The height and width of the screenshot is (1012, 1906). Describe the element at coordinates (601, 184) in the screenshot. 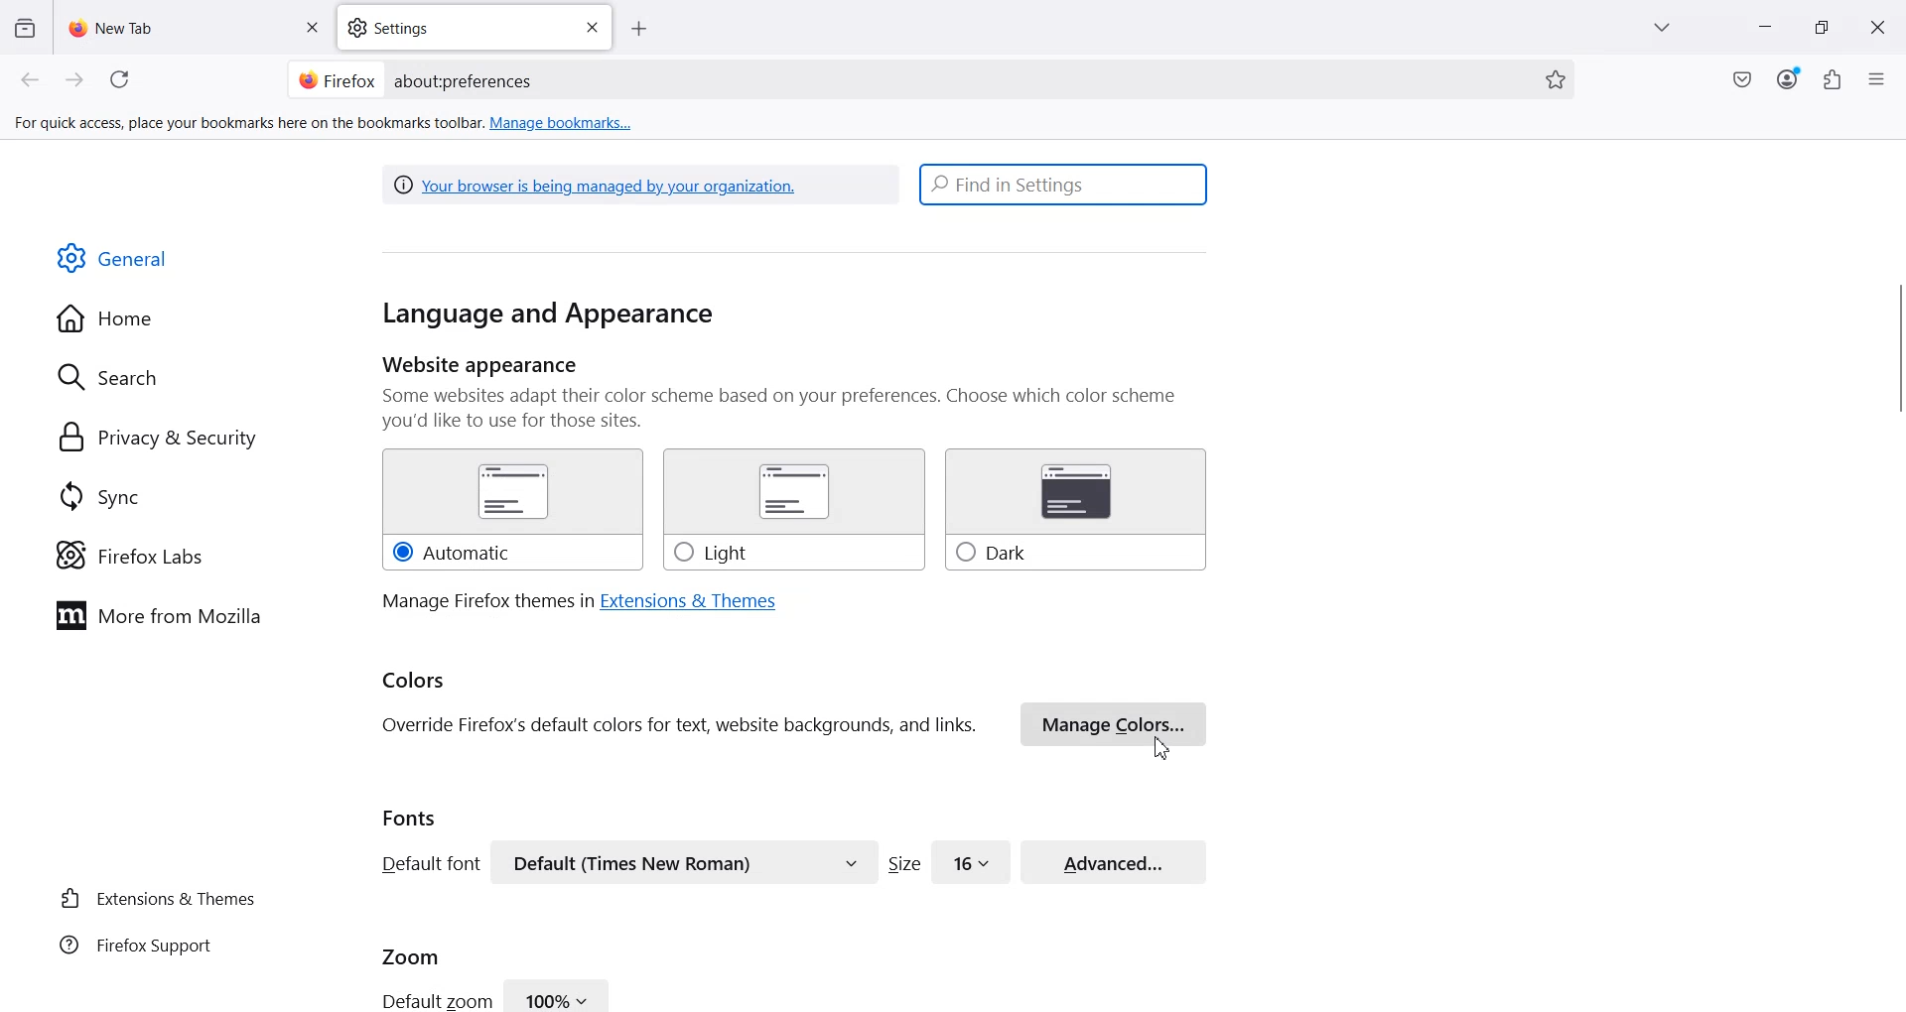

I see `@ Your browser is being managed by your organization.` at that location.